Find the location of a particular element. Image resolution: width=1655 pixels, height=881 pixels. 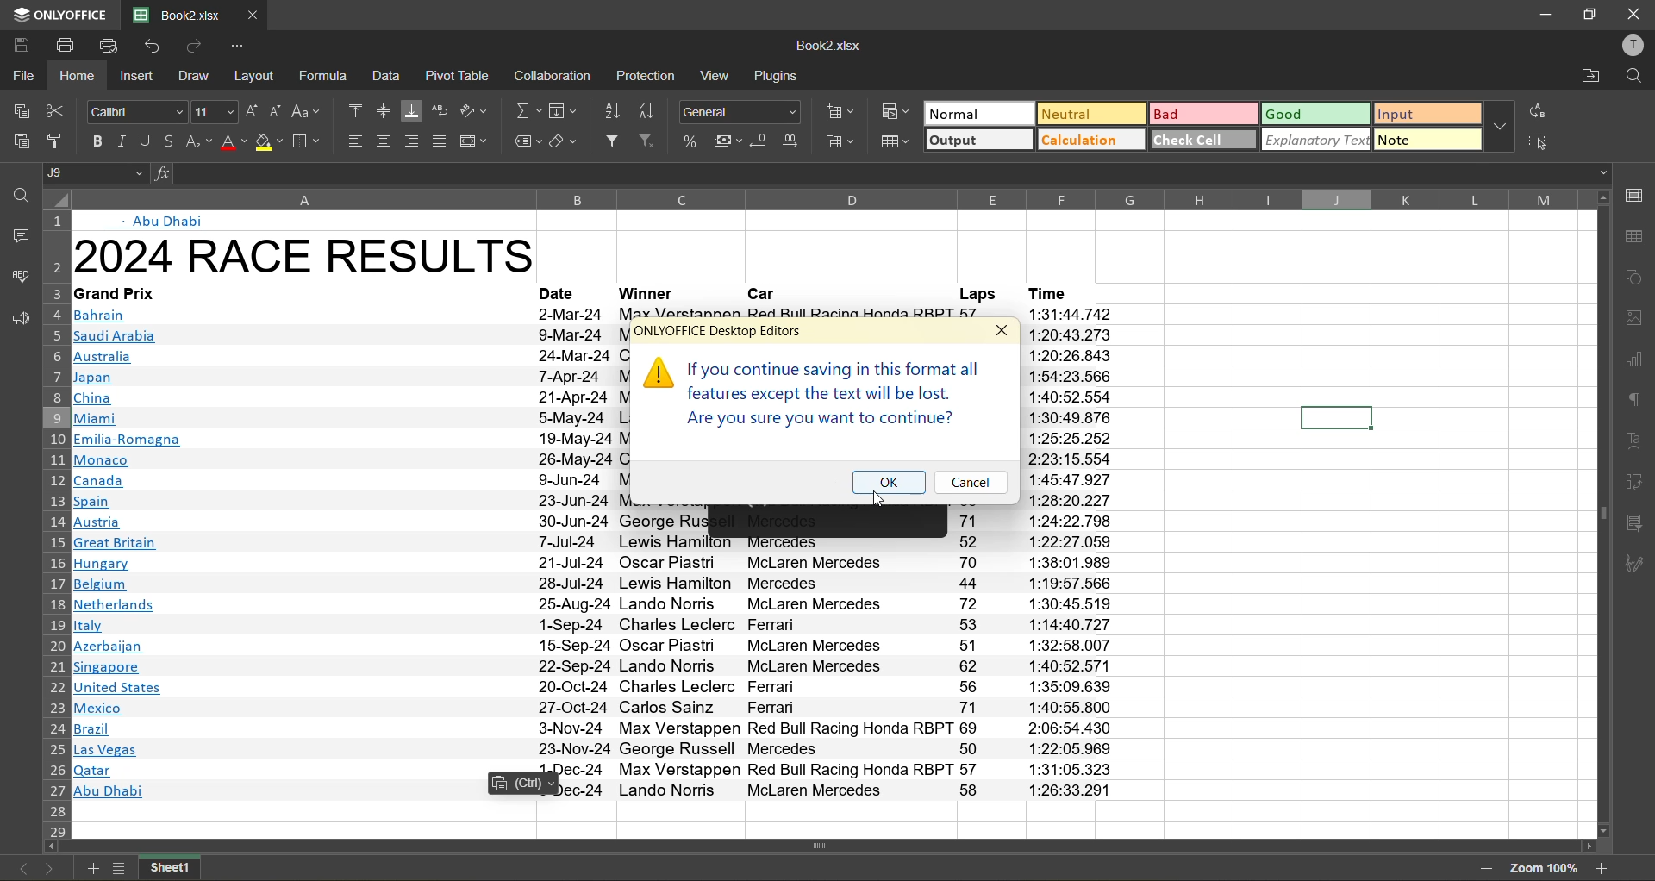

replace is located at coordinates (1541, 110).